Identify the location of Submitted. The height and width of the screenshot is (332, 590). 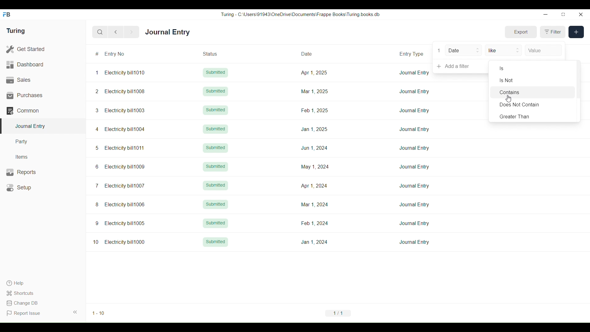
(215, 204).